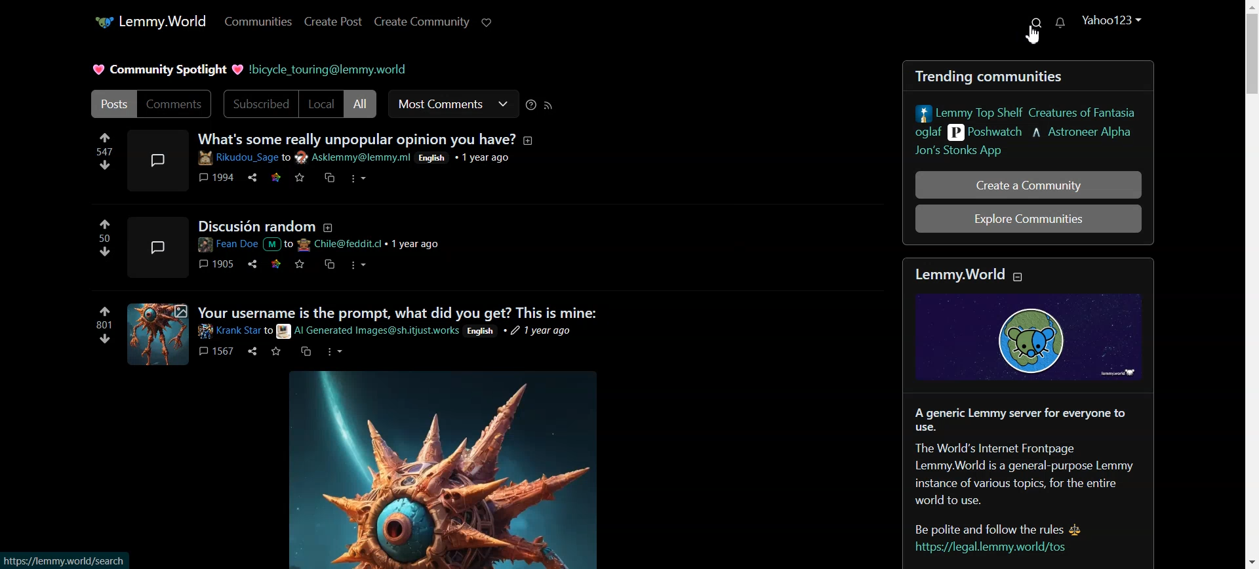 This screenshot has height=569, width=1259. I want to click on share, so click(251, 178).